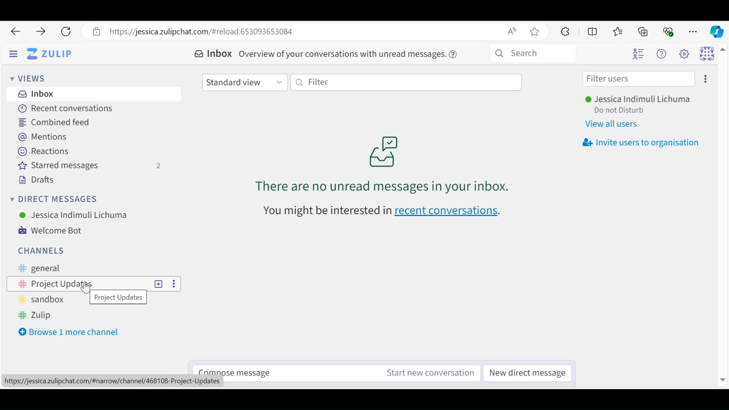 The width and height of the screenshot is (729, 410). What do you see at coordinates (93, 315) in the screenshot?
I see `Channel` at bounding box center [93, 315].